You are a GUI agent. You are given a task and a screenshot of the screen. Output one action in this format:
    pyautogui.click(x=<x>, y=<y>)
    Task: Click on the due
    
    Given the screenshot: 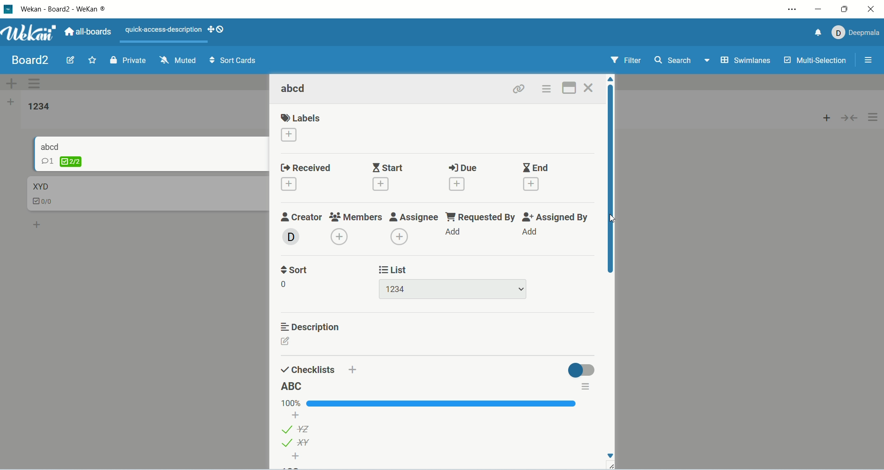 What is the action you would take?
    pyautogui.click(x=464, y=168)
    